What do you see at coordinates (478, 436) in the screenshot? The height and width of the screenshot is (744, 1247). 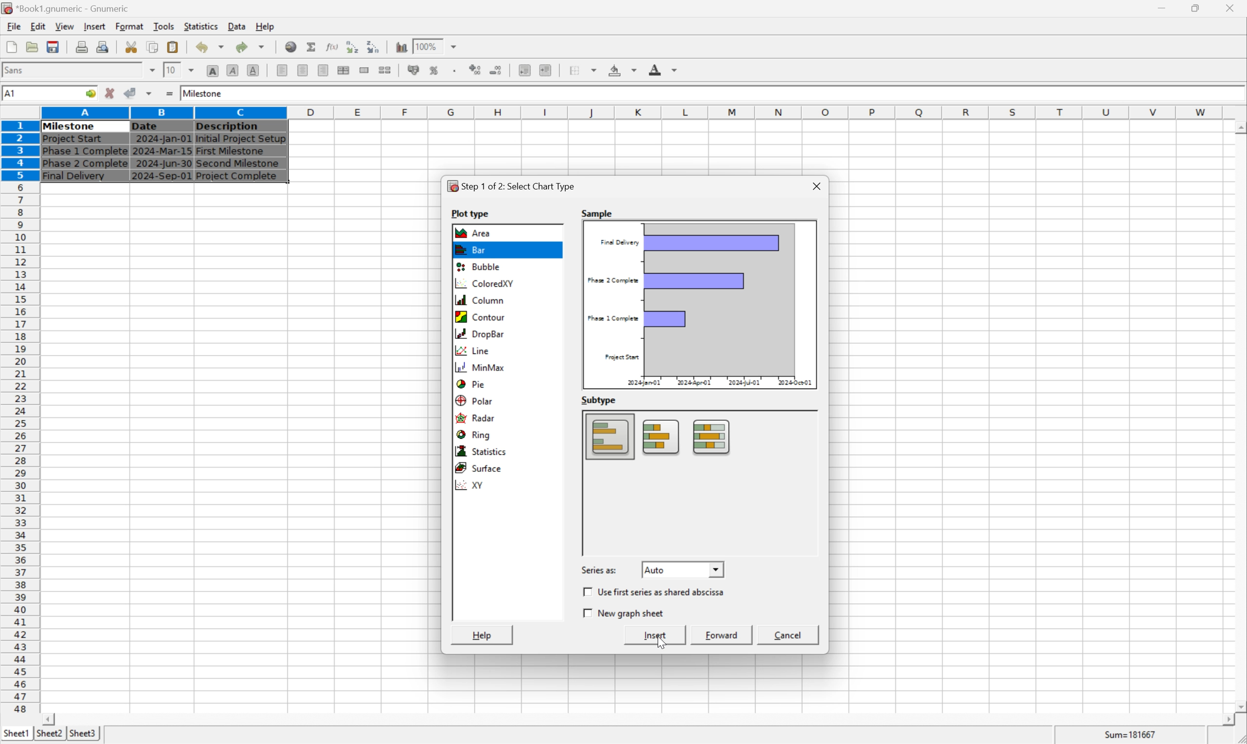 I see `ring` at bounding box center [478, 436].